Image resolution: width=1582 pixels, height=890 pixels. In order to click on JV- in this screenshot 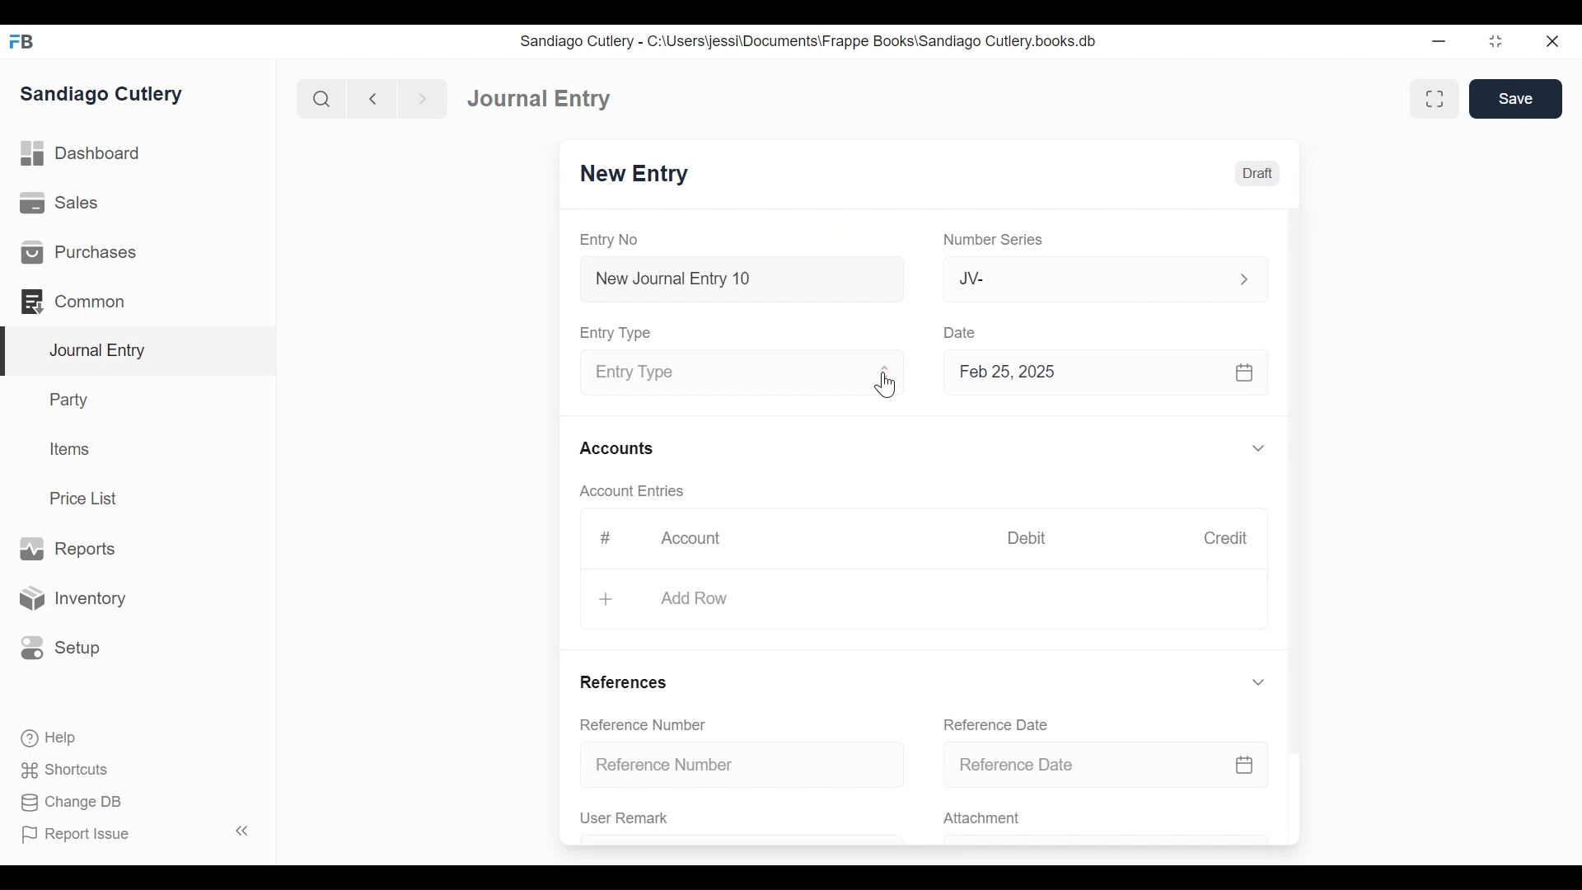, I will do `click(1084, 279)`.